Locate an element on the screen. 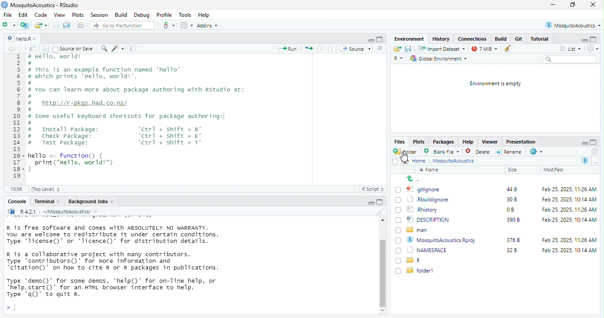 This screenshot has width=604, height=318. option is located at coordinates (598, 163).